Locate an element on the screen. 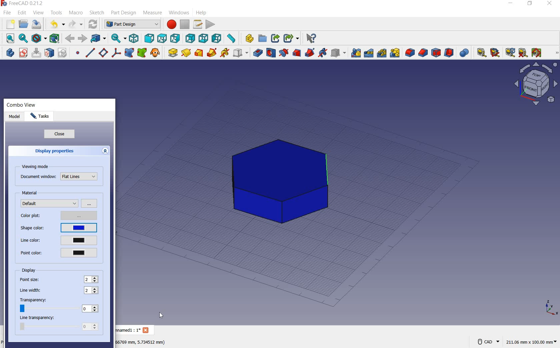 The image size is (560, 348). shape (color added to shape) is located at coordinates (281, 180).